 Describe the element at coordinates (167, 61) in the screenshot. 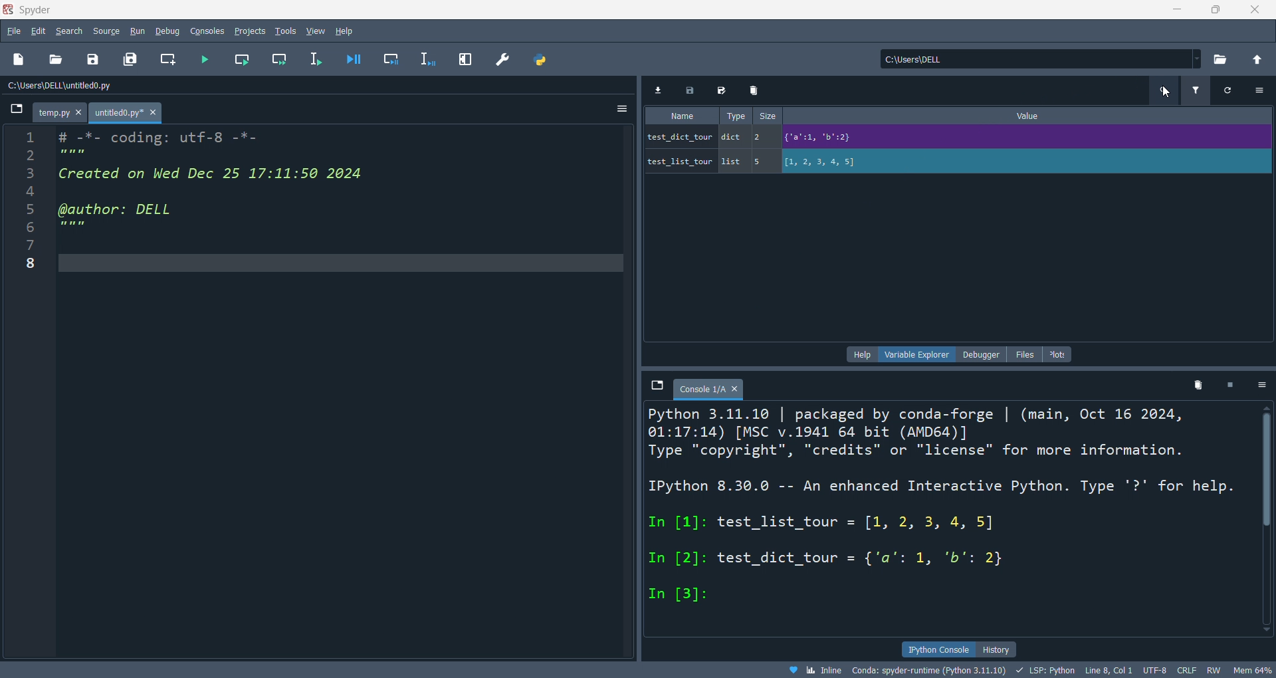

I see `create cell` at that location.